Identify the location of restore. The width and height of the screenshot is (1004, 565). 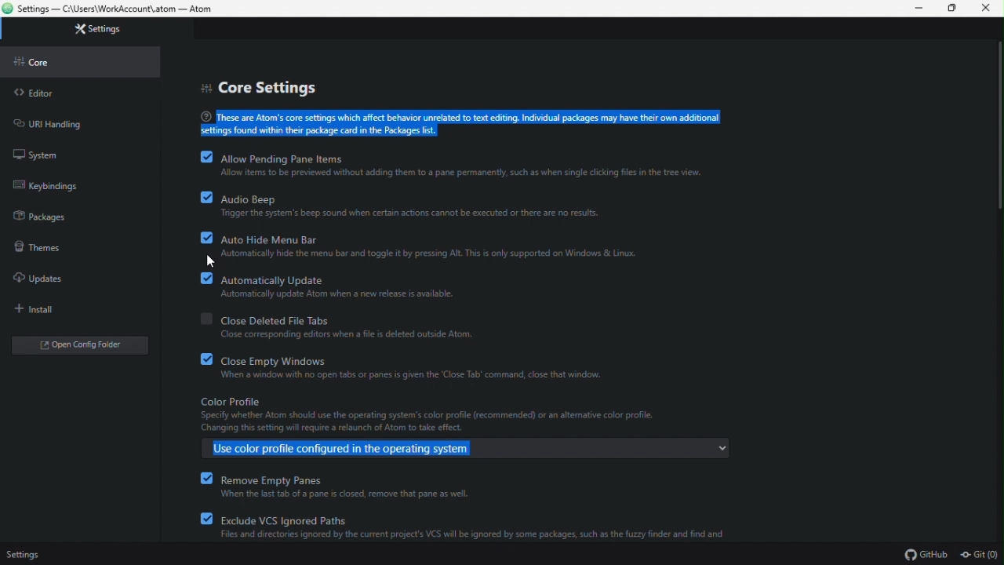
(952, 9).